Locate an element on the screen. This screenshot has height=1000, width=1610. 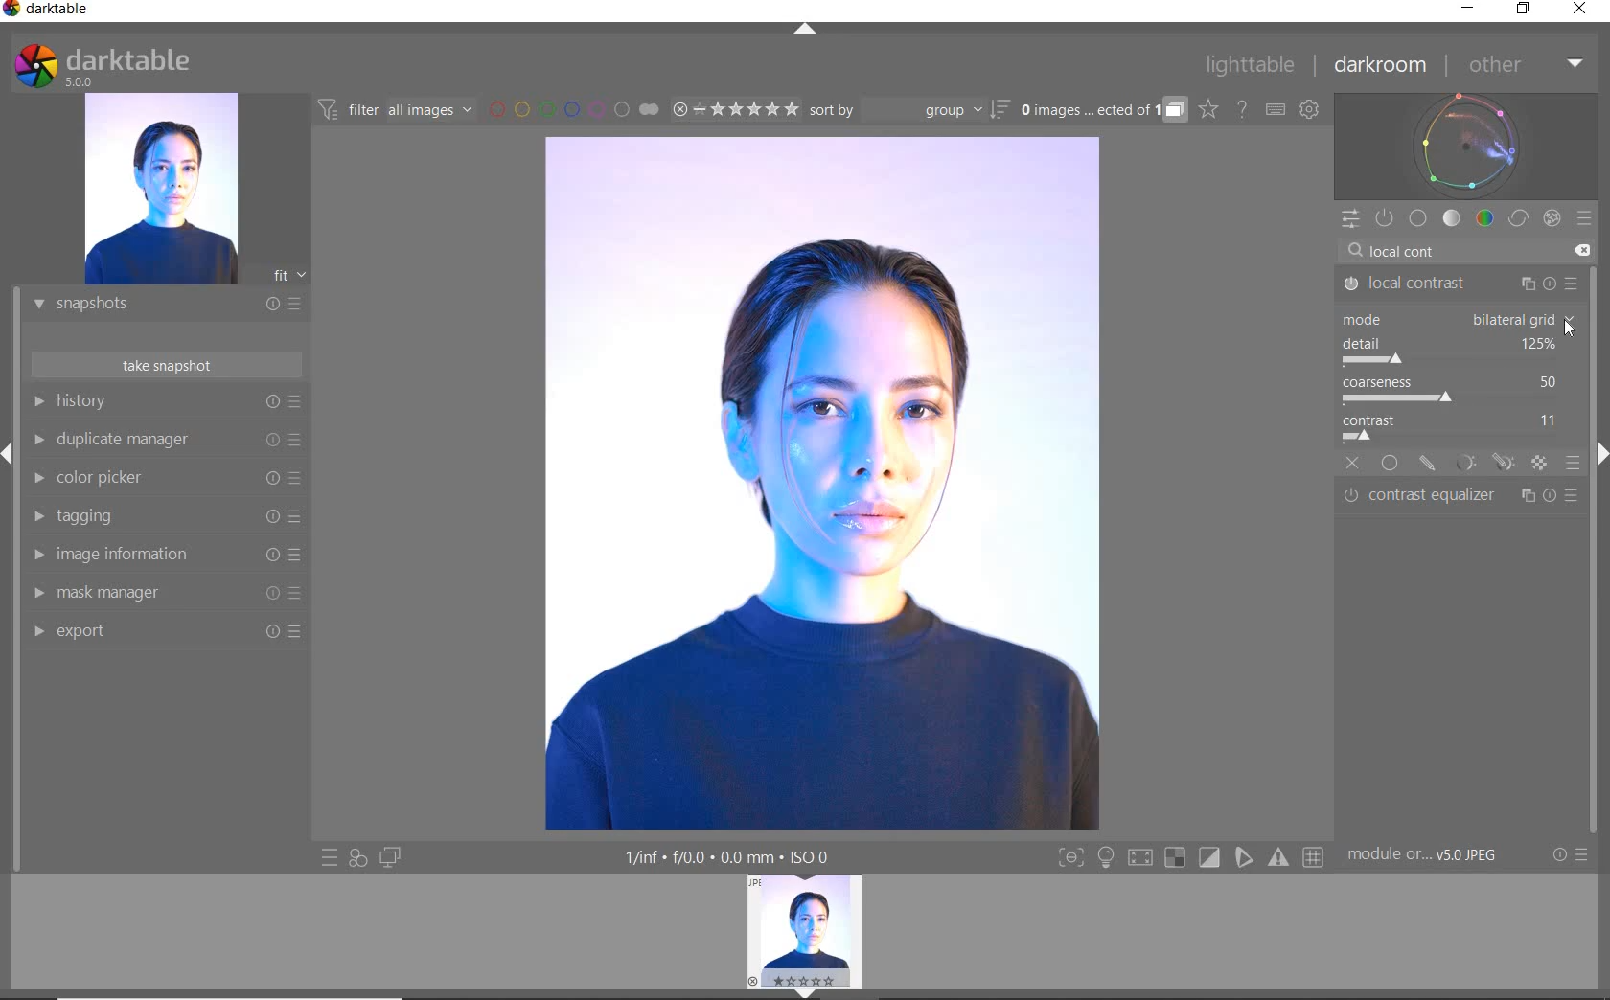
Button is located at coordinates (1210, 858).